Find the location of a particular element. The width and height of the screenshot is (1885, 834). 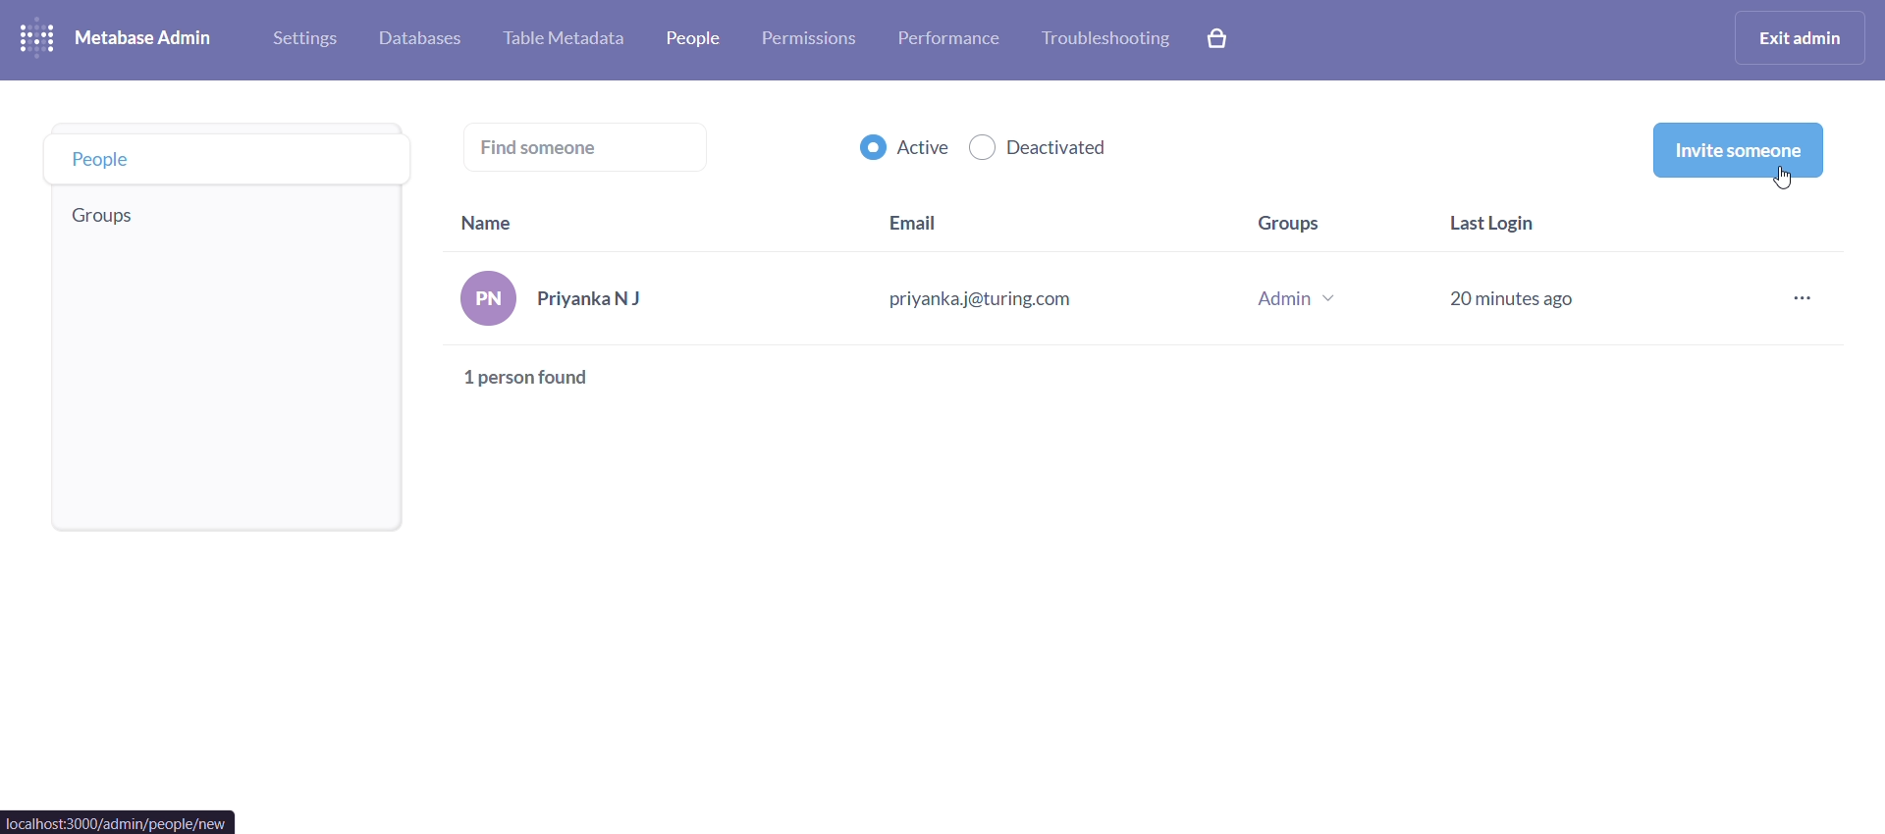

database is located at coordinates (416, 40).